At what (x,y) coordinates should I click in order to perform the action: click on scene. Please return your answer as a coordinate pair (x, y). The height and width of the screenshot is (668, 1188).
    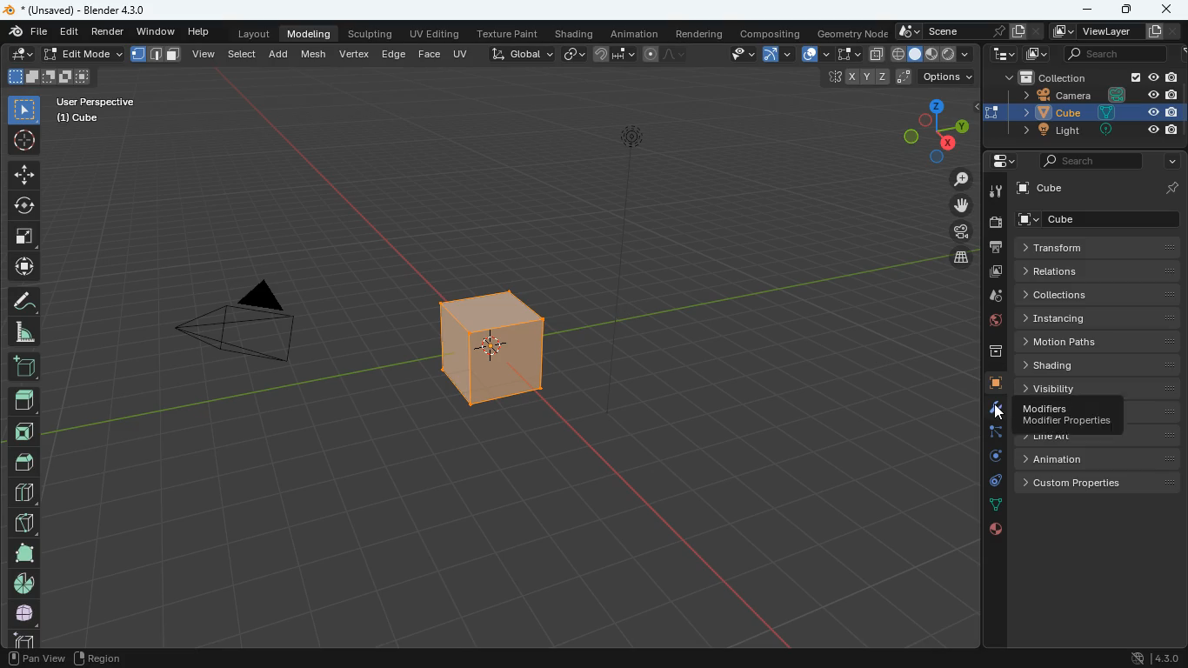
    Looking at the image, I should click on (969, 30).